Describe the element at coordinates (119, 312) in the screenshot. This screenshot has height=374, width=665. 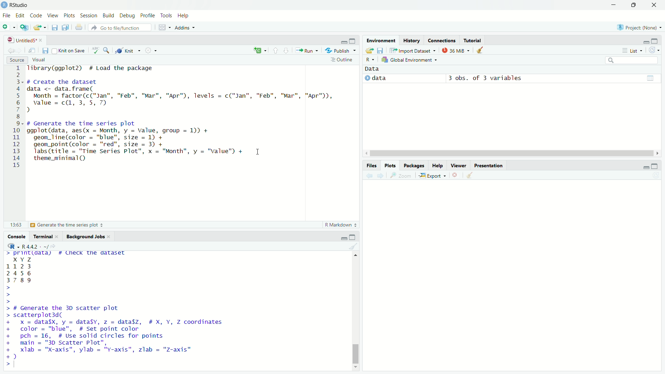
I see `> print(data) #check the dataset Xyz112324563789>>>> # Generate the 3D scatter plot> scatterplot3d(+ x = data$x, y = dataSy, z = data$z, # X, Y, Z coordinates+ color = "blue", # Set point color+ pch = 16, # Use solid circles for points+ main = "3D Scatter Plot",+ xlab = "X-axis", ylab = "y-axis", zlab = "Z-axis"+)>|` at that location.